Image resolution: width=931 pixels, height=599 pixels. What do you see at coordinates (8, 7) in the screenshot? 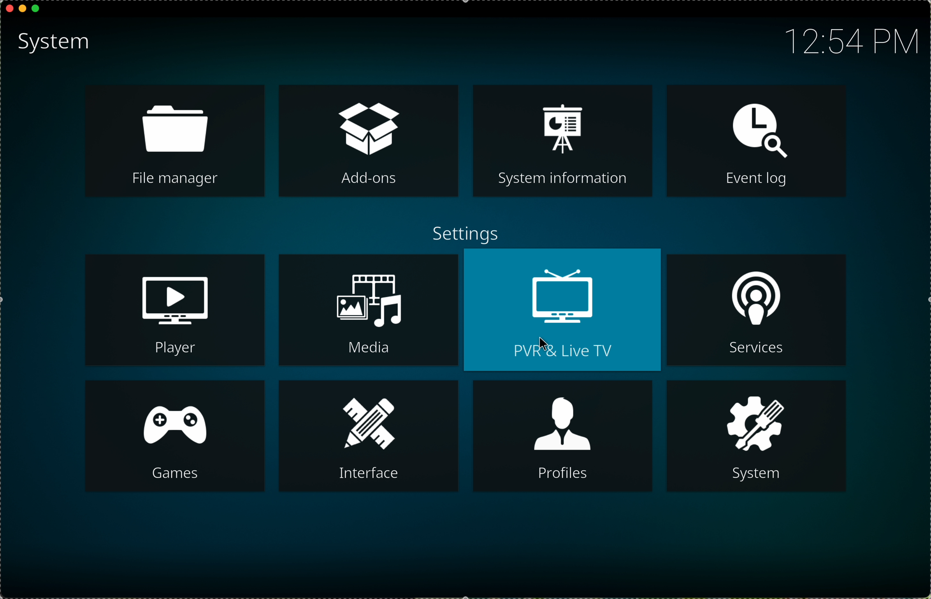
I see `close app` at bounding box center [8, 7].